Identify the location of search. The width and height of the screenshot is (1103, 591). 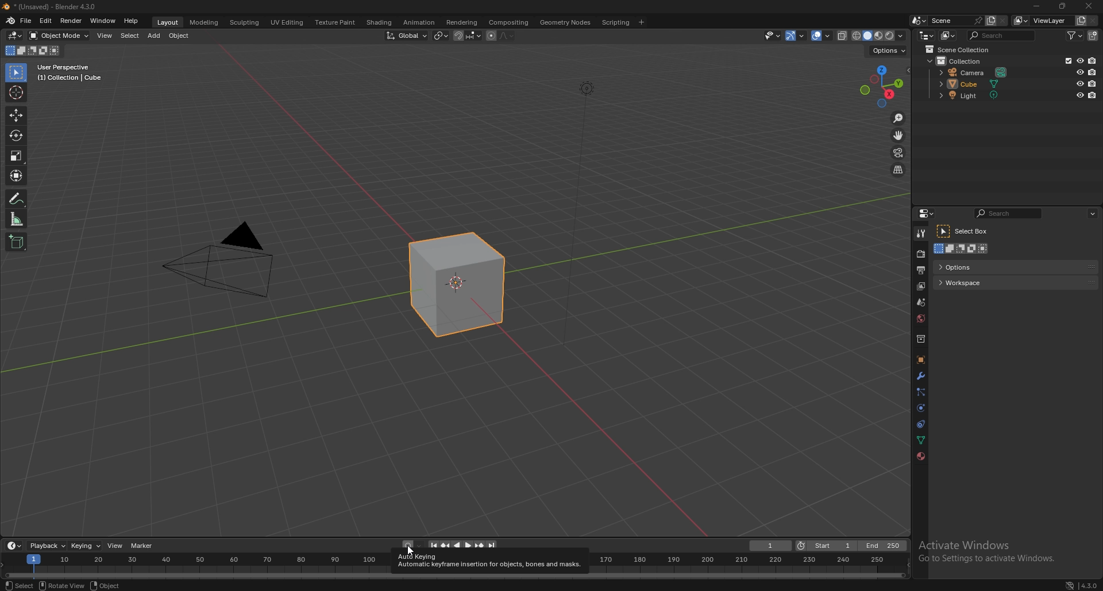
(1002, 36).